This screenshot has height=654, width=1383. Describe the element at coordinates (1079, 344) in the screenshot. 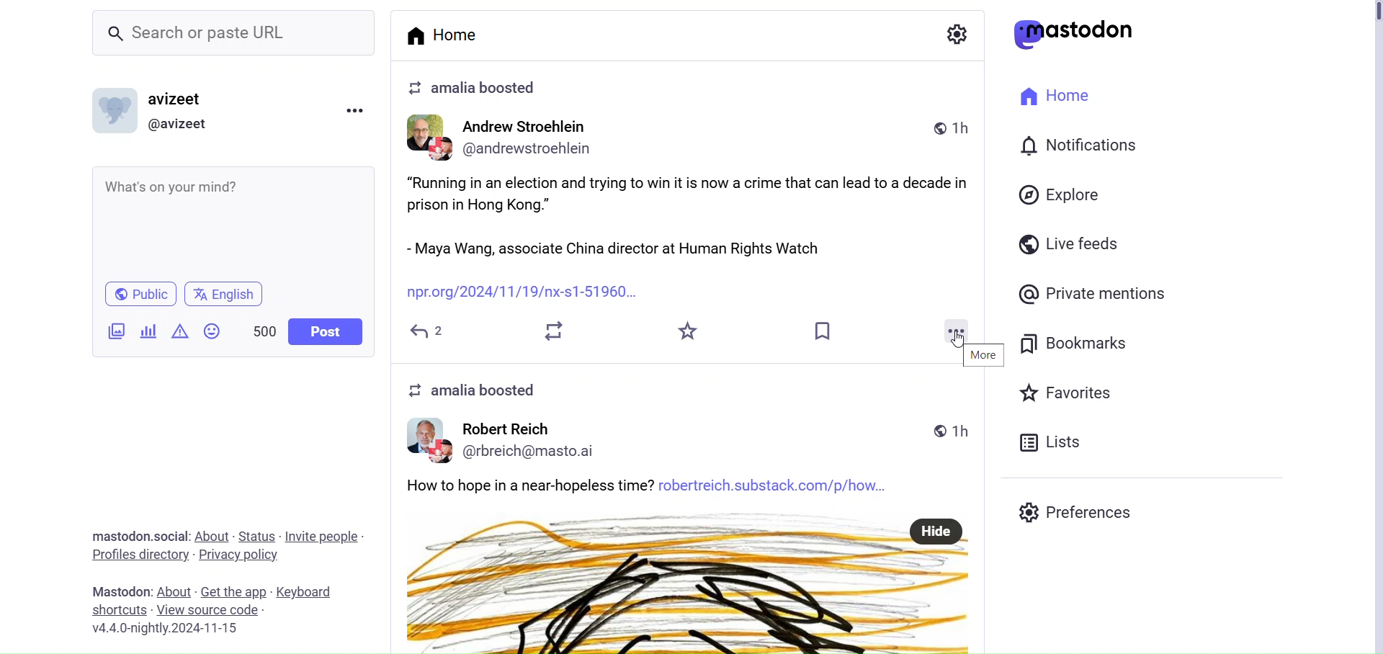

I see `Bookmarks` at that location.